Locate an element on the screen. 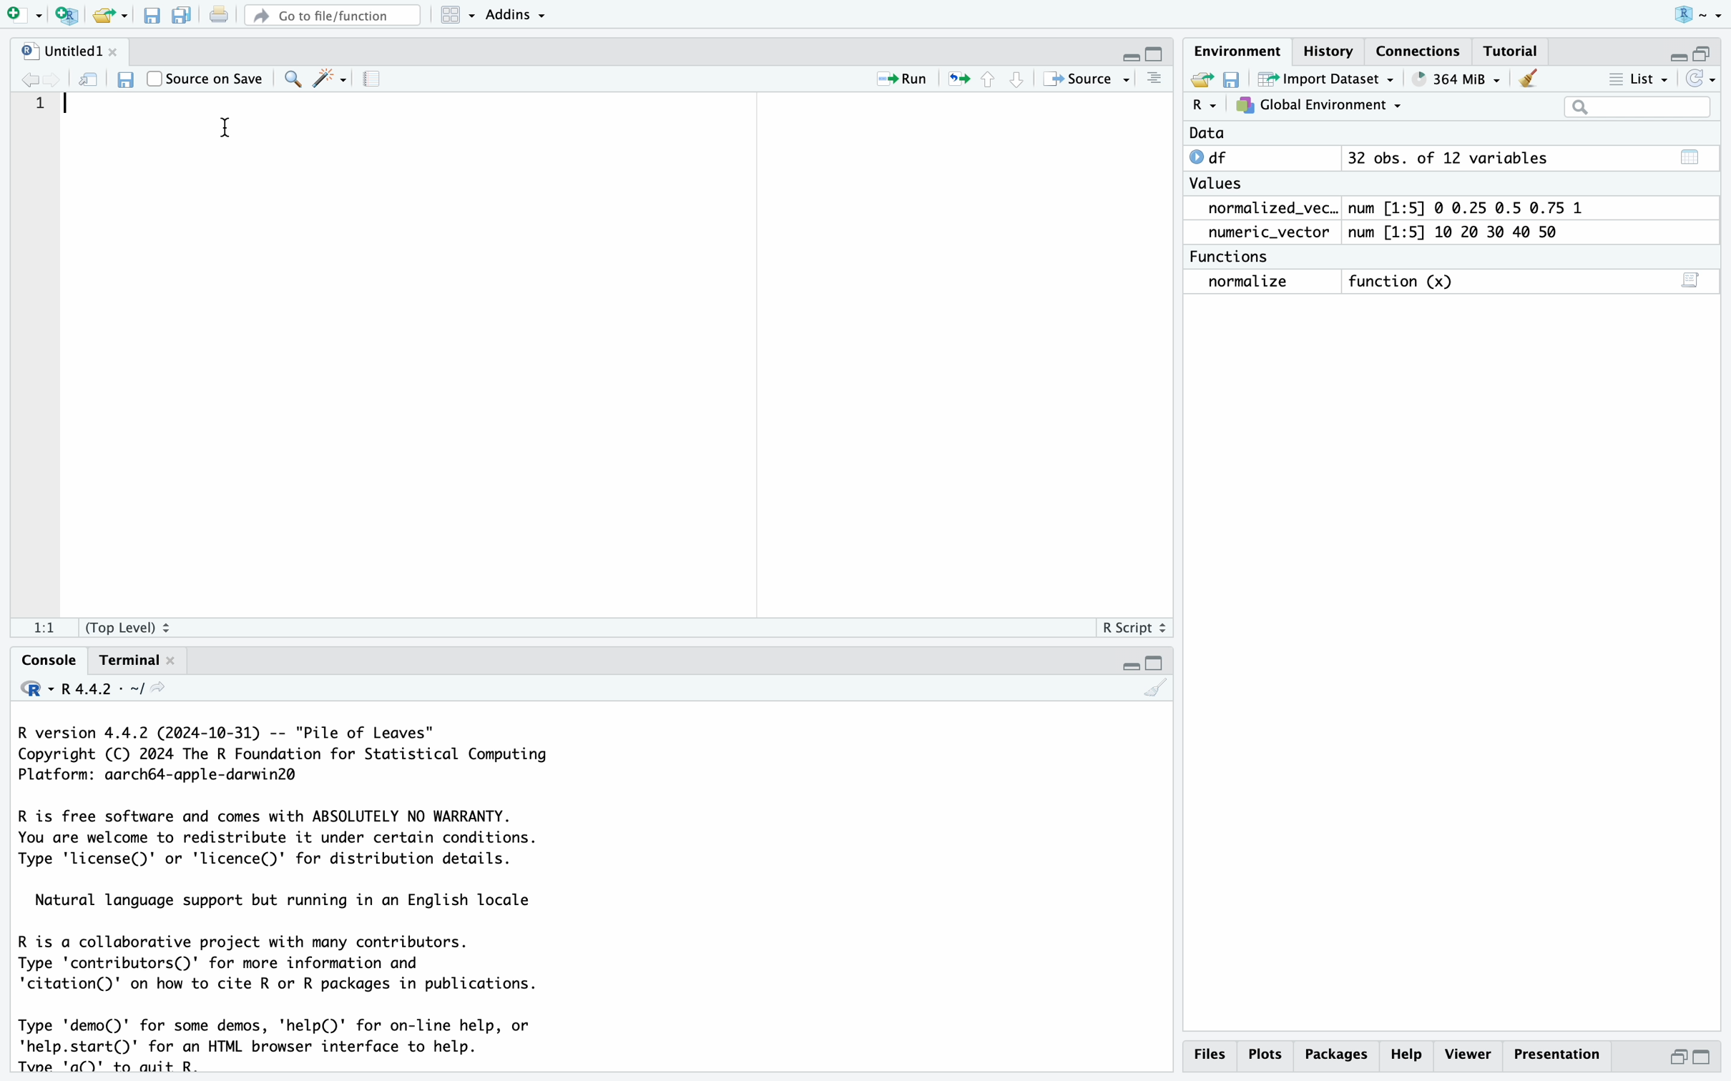 The height and width of the screenshot is (1081, 1731). normalized_vec is located at coordinates (1262, 209).